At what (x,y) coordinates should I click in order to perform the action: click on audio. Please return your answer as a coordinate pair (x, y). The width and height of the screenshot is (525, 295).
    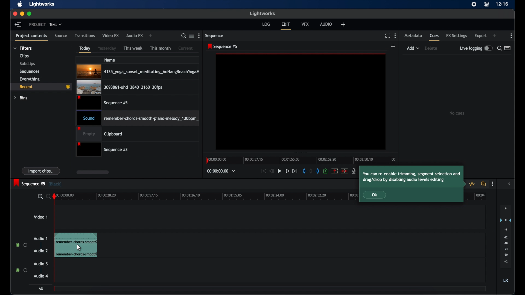
    Looking at the image, I should click on (326, 24).